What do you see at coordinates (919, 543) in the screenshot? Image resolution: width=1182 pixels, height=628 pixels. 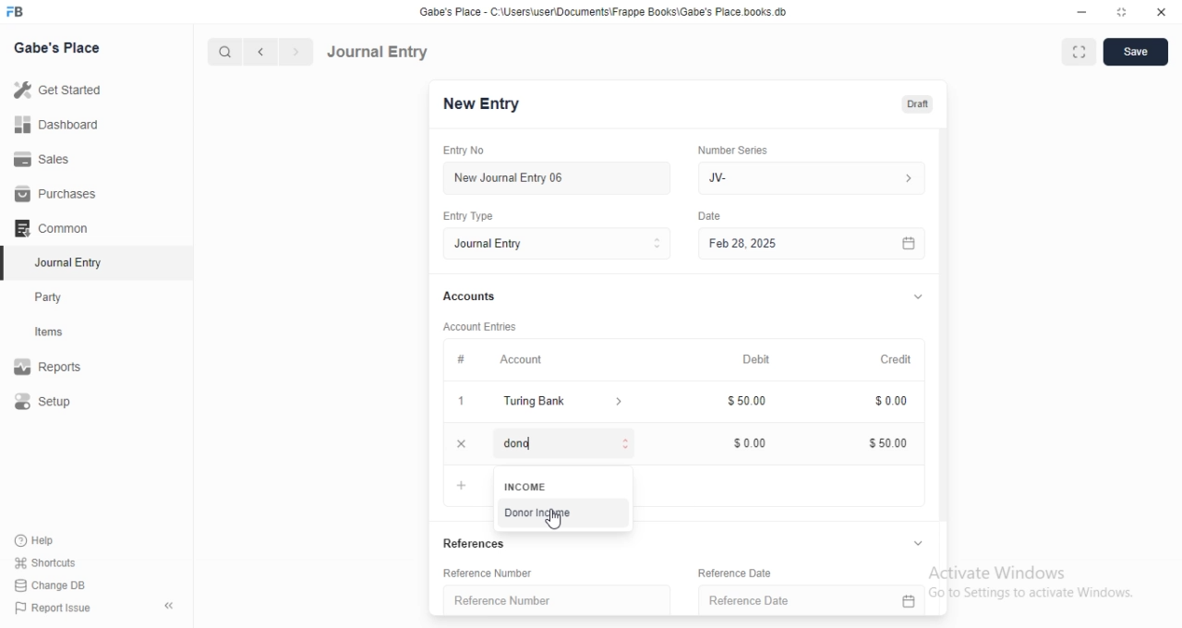 I see `collapse` at bounding box center [919, 543].